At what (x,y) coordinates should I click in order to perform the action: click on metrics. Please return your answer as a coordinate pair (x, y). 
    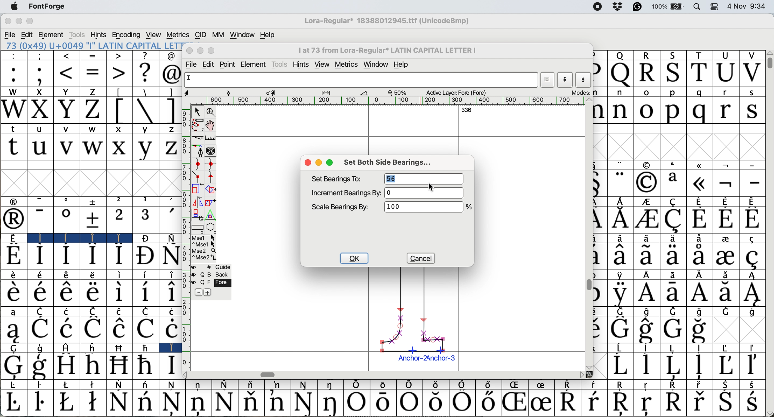
    Looking at the image, I should click on (347, 63).